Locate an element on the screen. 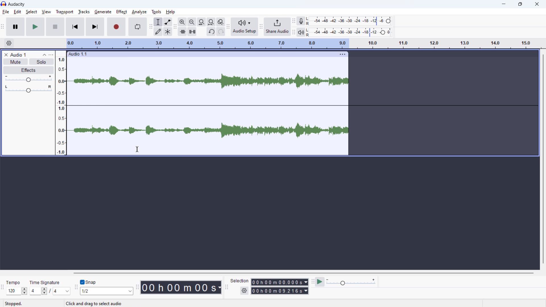 Image resolution: width=546 pixels, height=307 pixels. timestamp is located at coordinates (181, 287).